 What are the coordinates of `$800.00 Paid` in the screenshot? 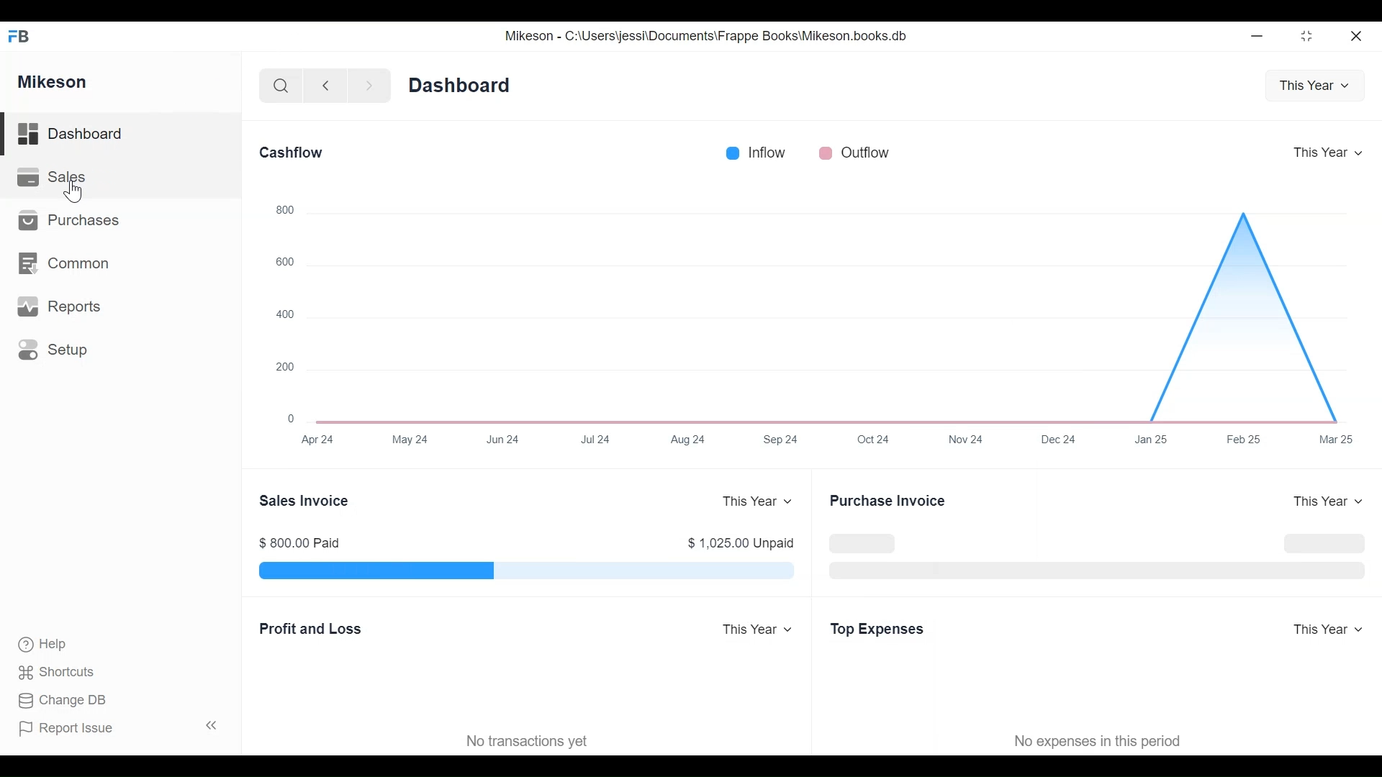 It's located at (305, 542).